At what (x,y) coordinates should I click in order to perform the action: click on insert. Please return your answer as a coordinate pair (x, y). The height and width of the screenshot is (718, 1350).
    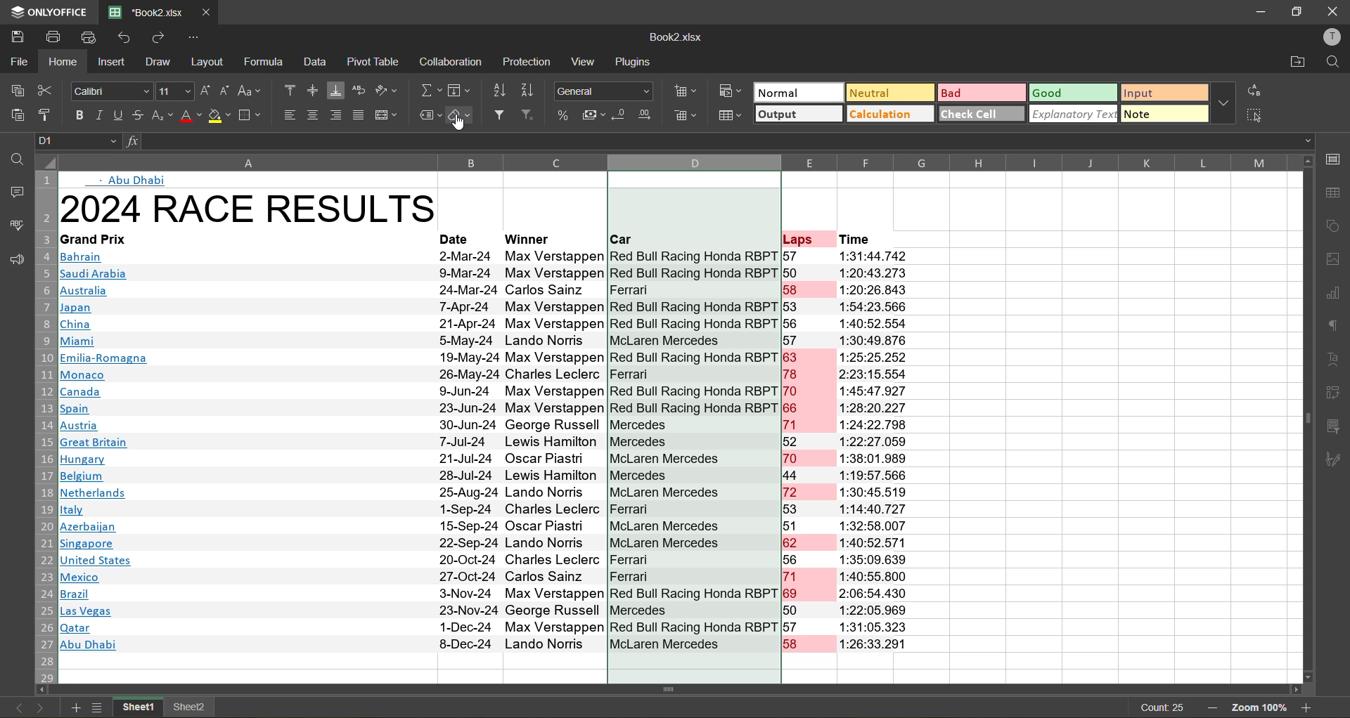
    Looking at the image, I should click on (114, 63).